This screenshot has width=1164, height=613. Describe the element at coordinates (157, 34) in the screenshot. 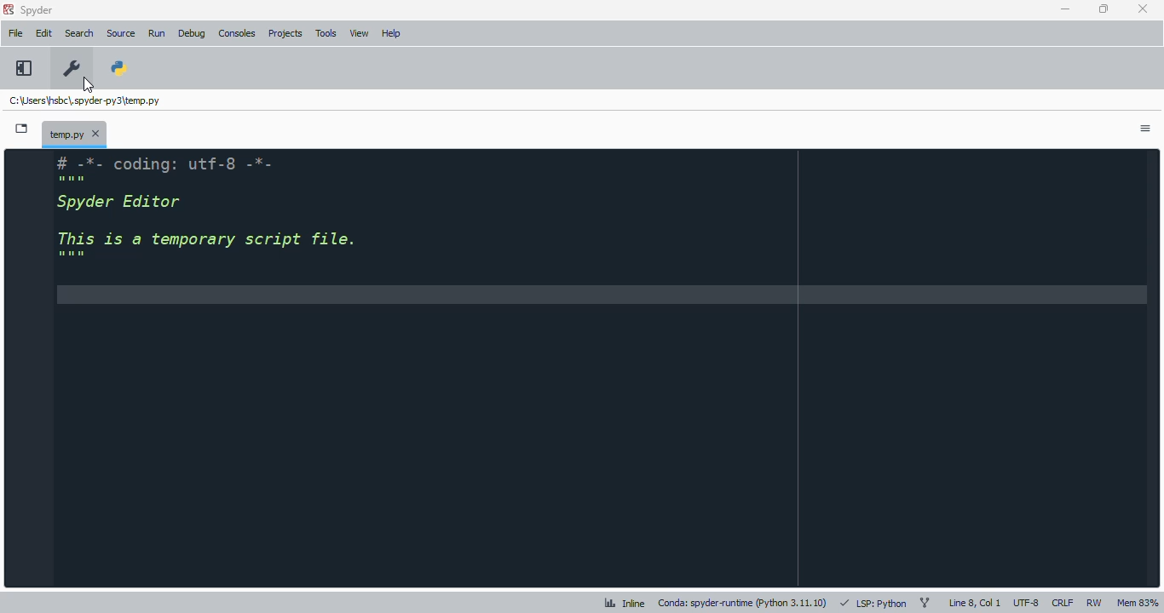

I see `run` at that location.